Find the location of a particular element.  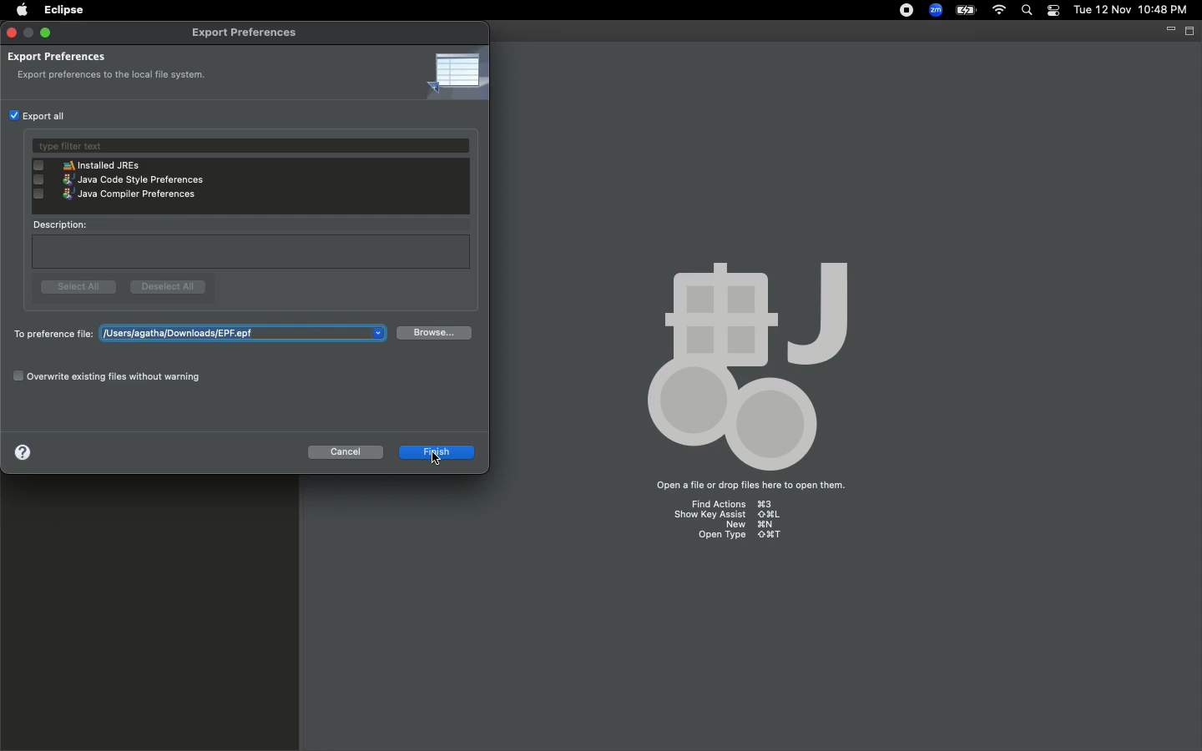

Export preferences is located at coordinates (60, 57).